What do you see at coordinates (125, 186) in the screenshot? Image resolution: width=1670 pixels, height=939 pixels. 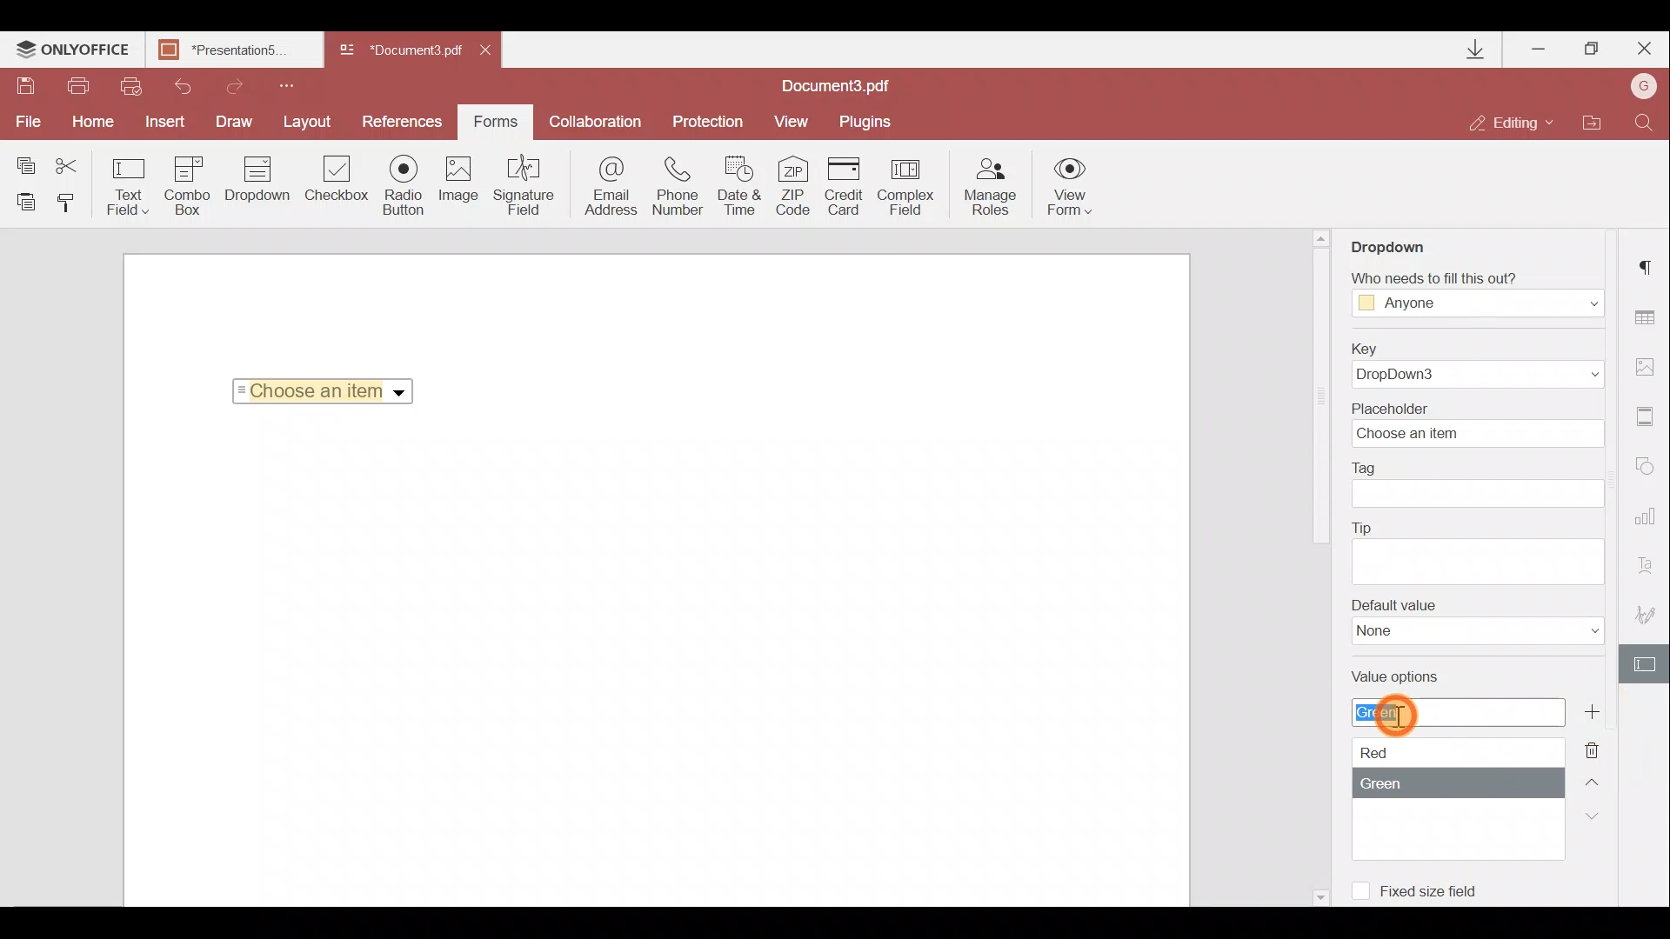 I see `Text field` at bounding box center [125, 186].